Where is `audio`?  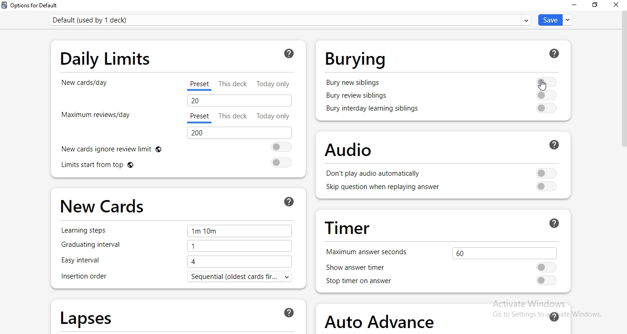
audio is located at coordinates (344, 149).